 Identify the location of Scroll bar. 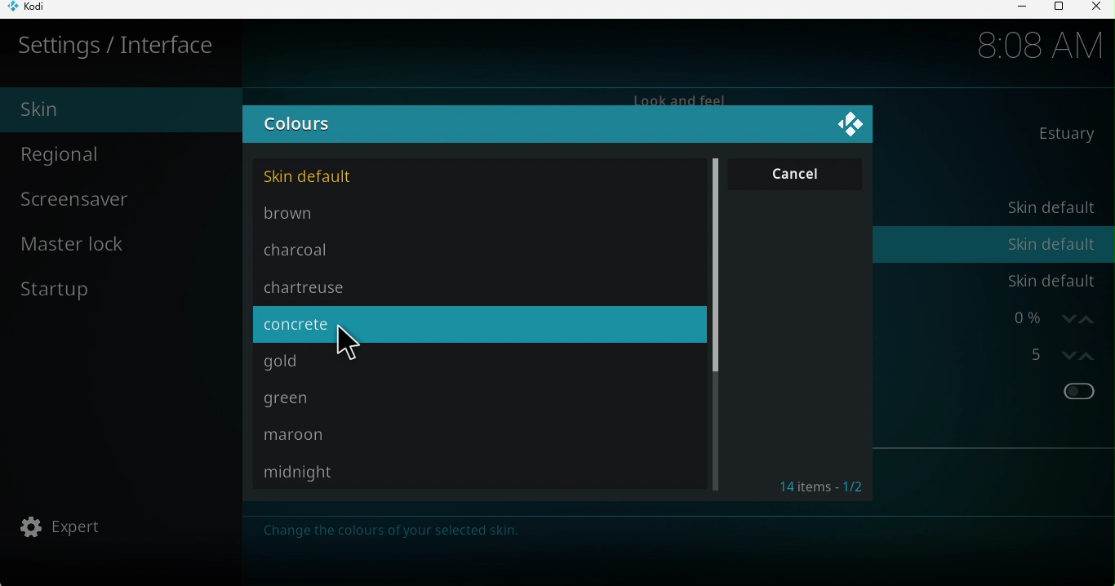
(717, 322).